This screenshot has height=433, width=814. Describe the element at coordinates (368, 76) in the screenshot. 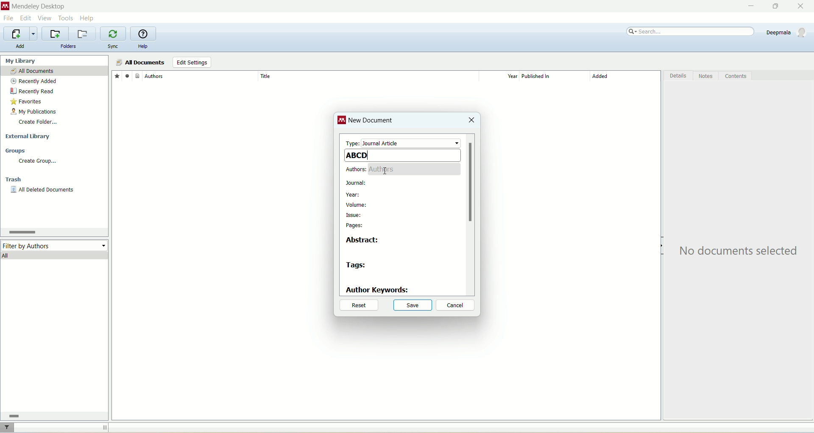

I see `title` at that location.